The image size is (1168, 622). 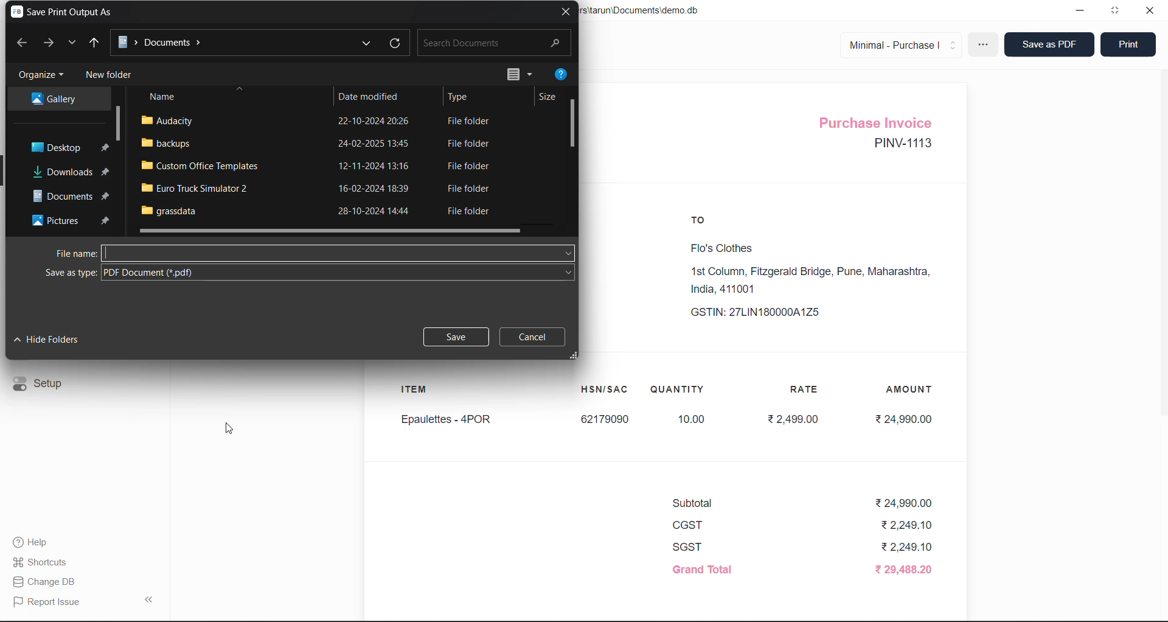 What do you see at coordinates (1149, 13) in the screenshot?
I see `close` at bounding box center [1149, 13].